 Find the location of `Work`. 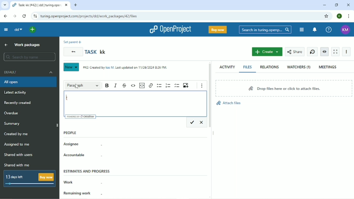

Work is located at coordinates (83, 182).